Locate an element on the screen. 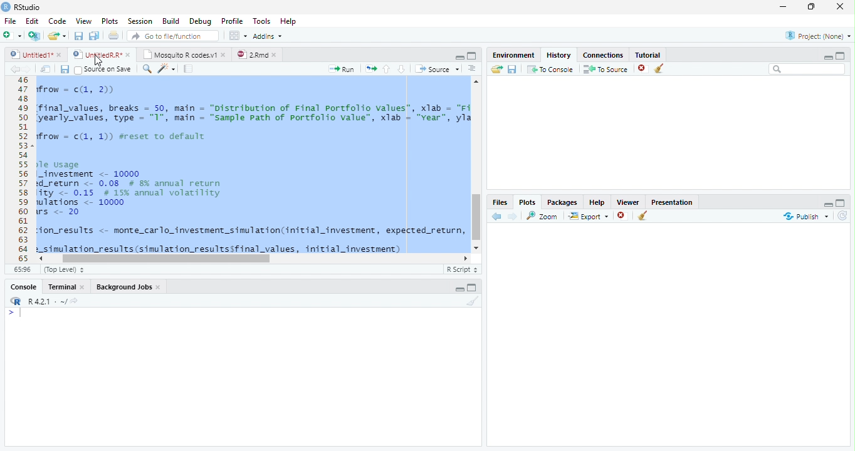 This screenshot has height=451, width=855. Close is located at coordinates (841, 8).